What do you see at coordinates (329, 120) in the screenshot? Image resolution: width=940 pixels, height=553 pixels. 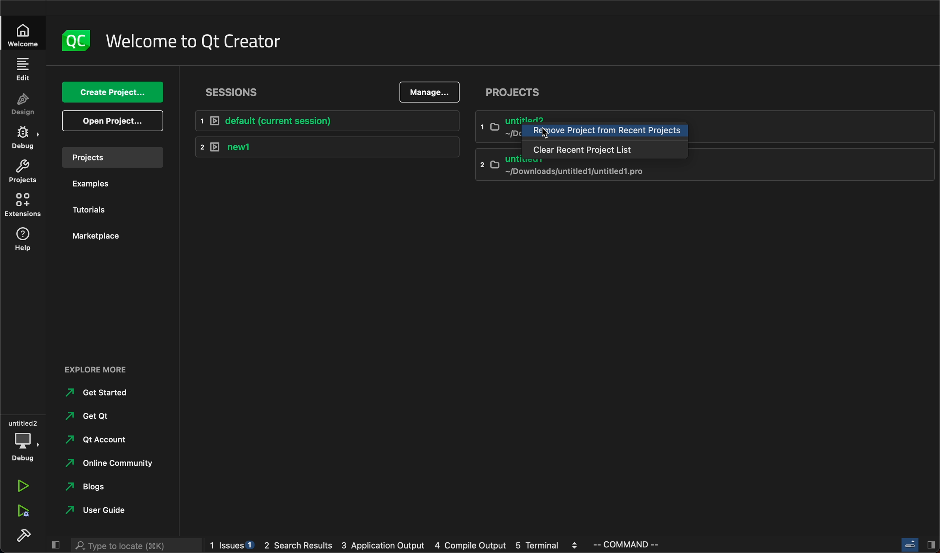 I see `Default session` at bounding box center [329, 120].